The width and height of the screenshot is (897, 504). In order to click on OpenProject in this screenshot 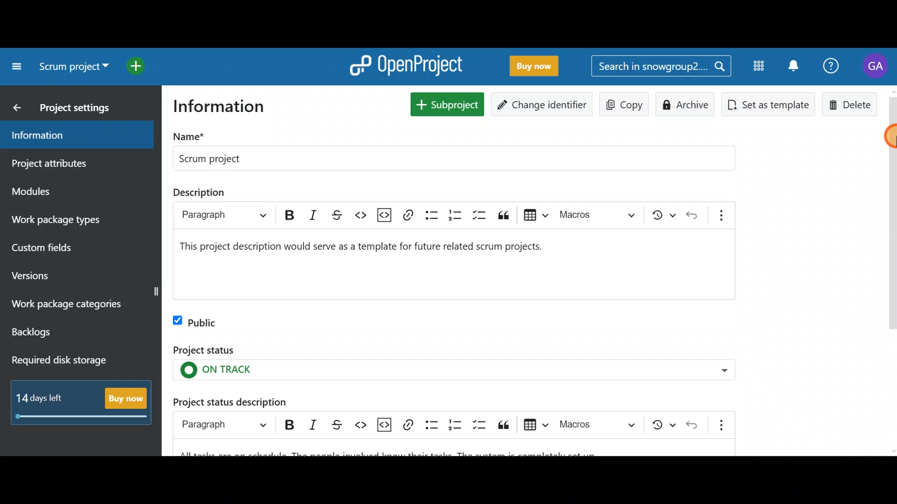, I will do `click(409, 64)`.